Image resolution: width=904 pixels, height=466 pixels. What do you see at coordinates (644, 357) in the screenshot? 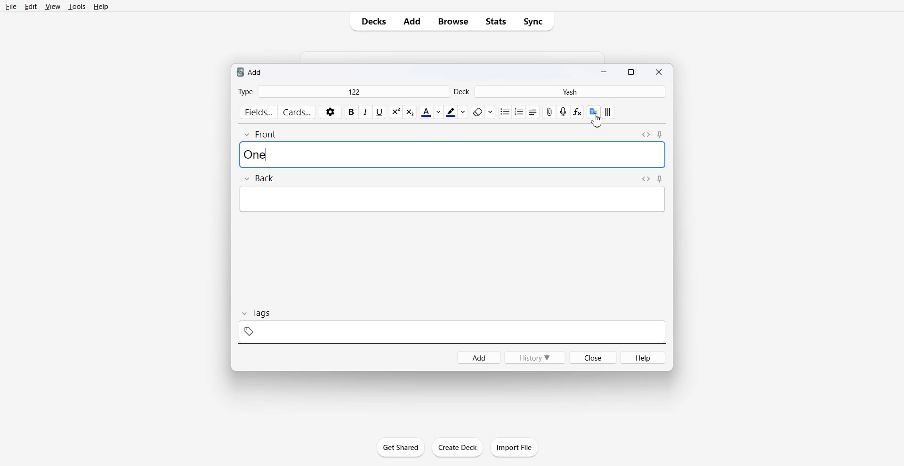
I see `Help` at bounding box center [644, 357].